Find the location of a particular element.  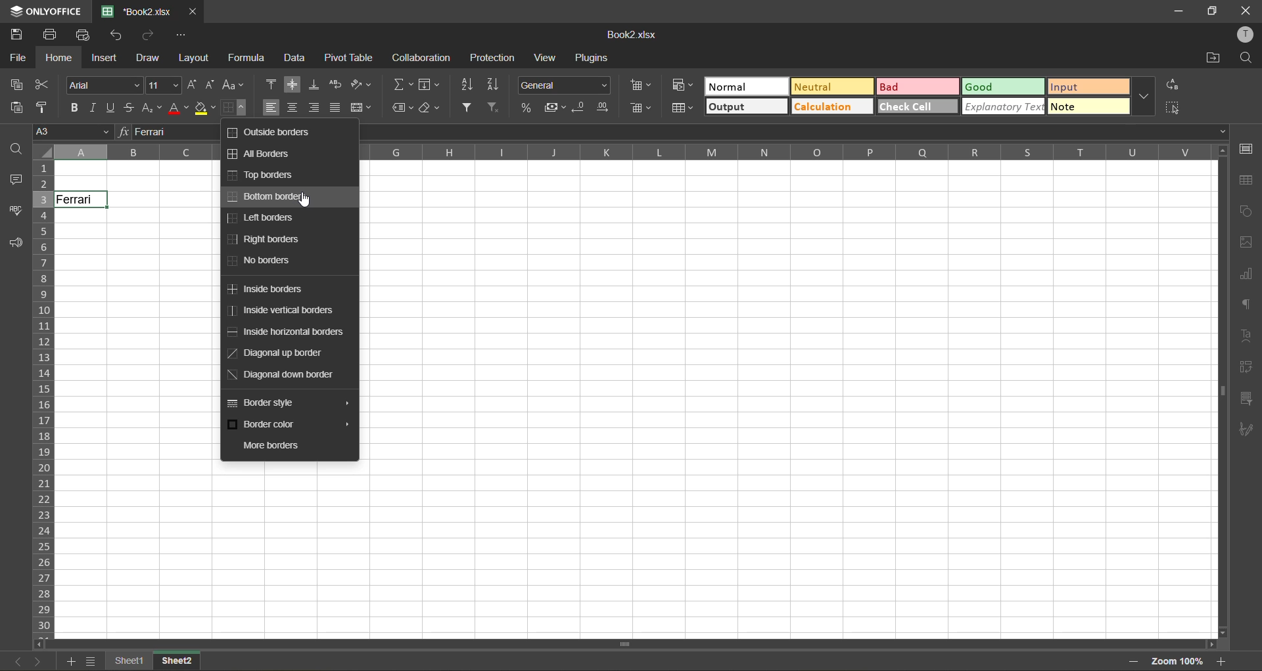

cut is located at coordinates (45, 85).